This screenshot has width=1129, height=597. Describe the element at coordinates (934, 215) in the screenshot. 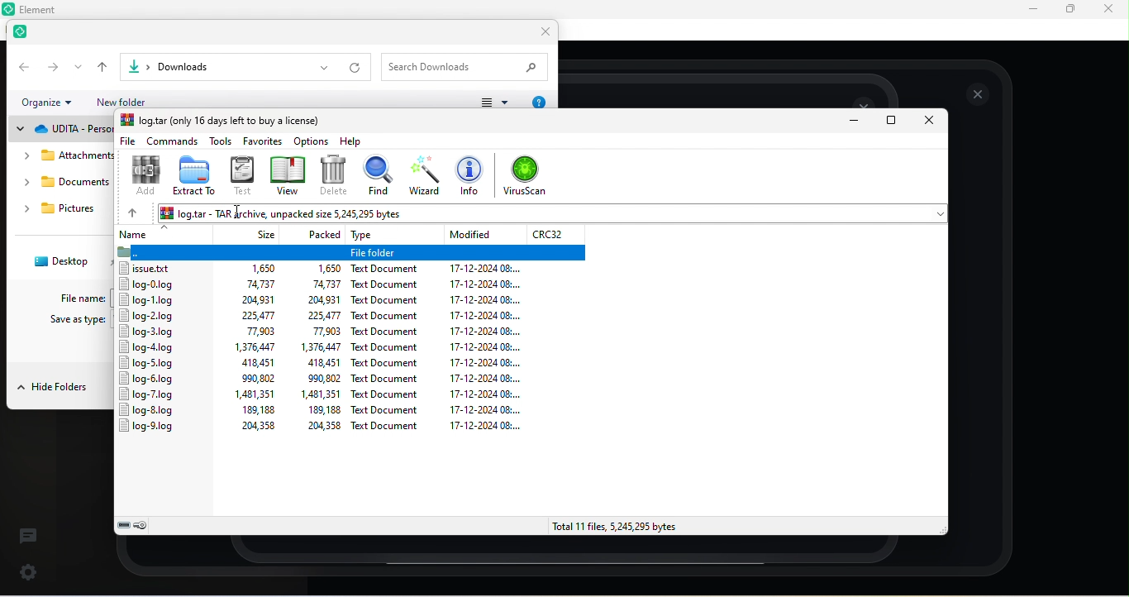

I see `drop down` at that location.